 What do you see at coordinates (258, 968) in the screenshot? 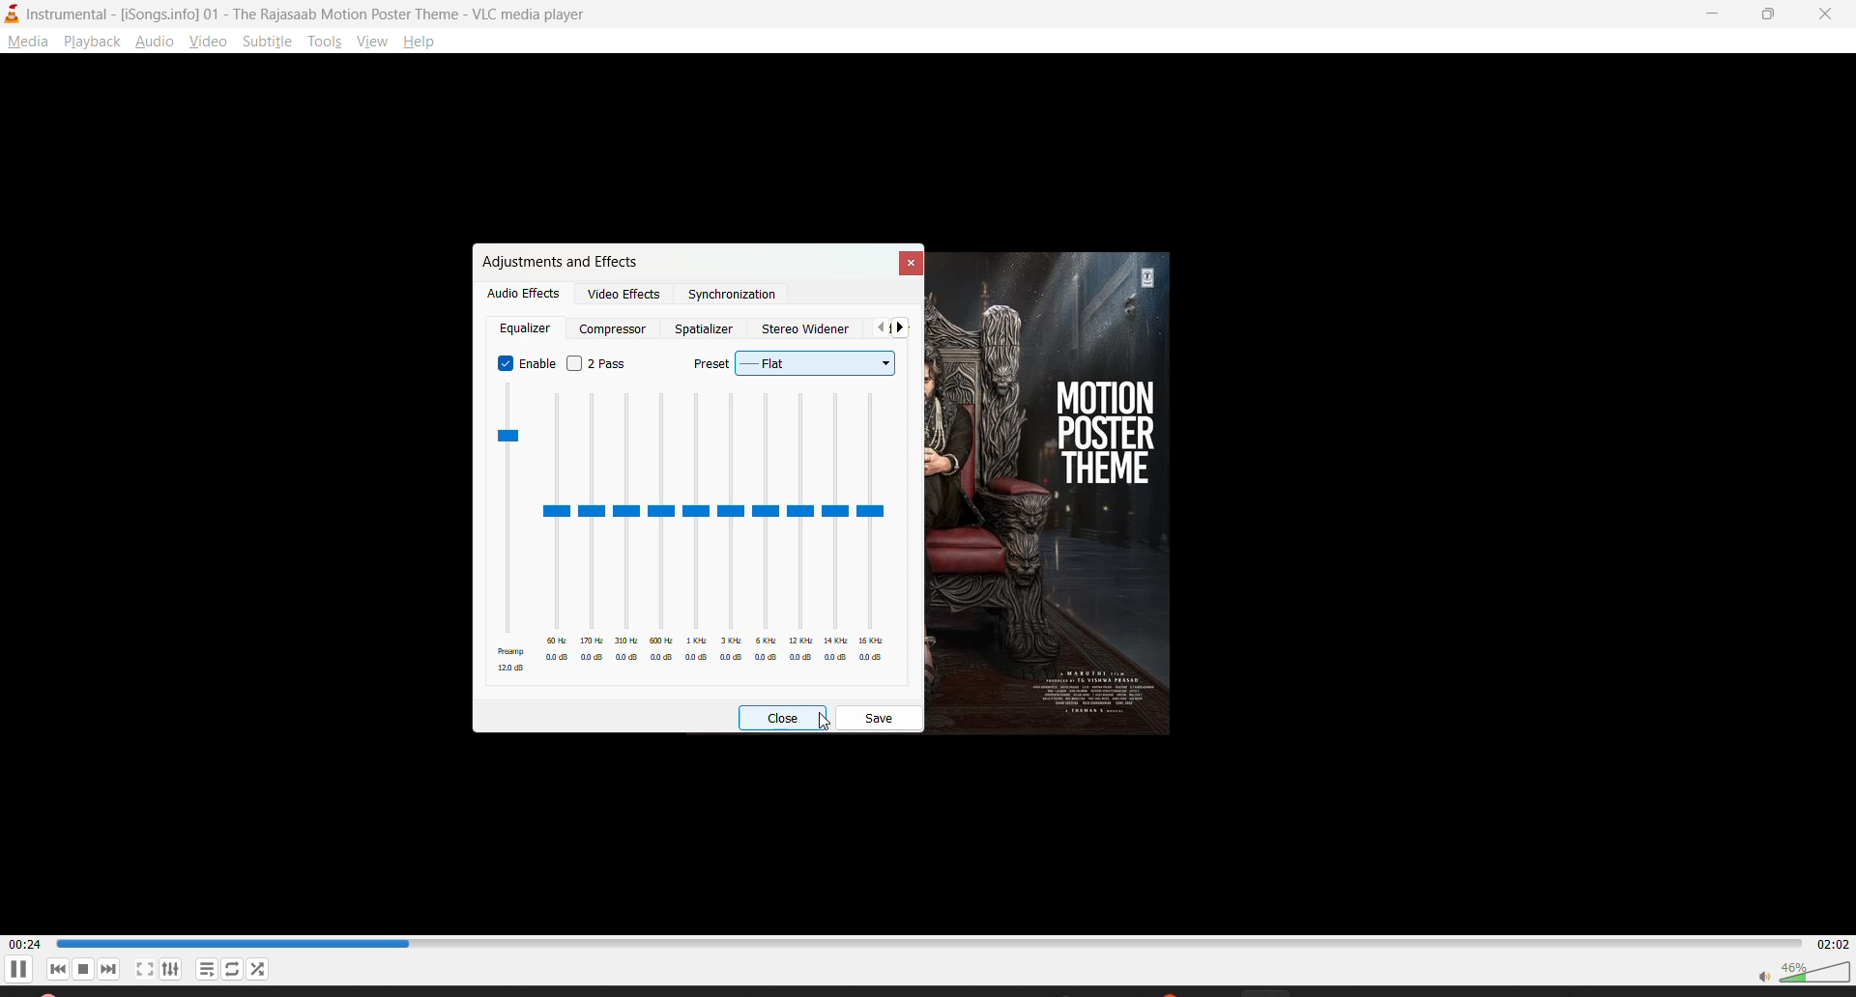
I see `random` at bounding box center [258, 968].